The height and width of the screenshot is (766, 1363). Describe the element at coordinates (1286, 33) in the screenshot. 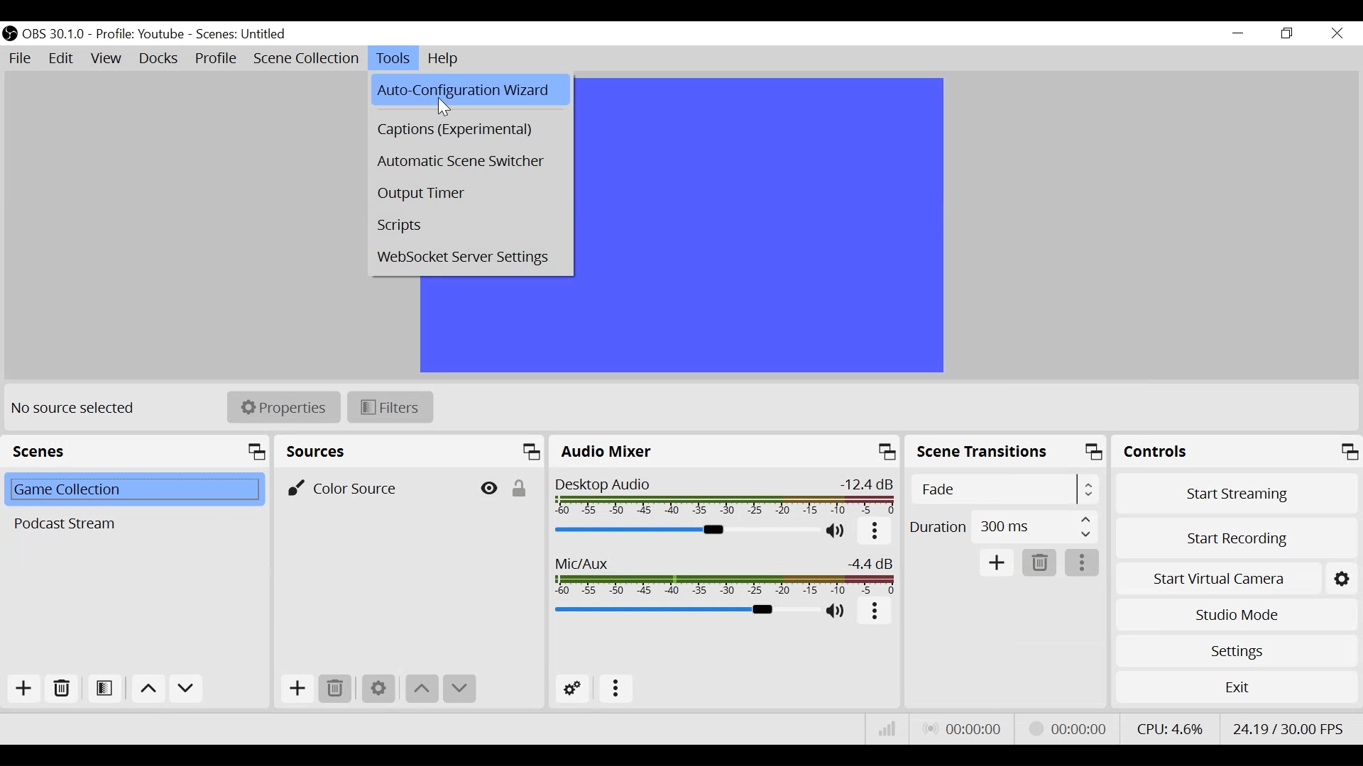

I see `Restore` at that location.